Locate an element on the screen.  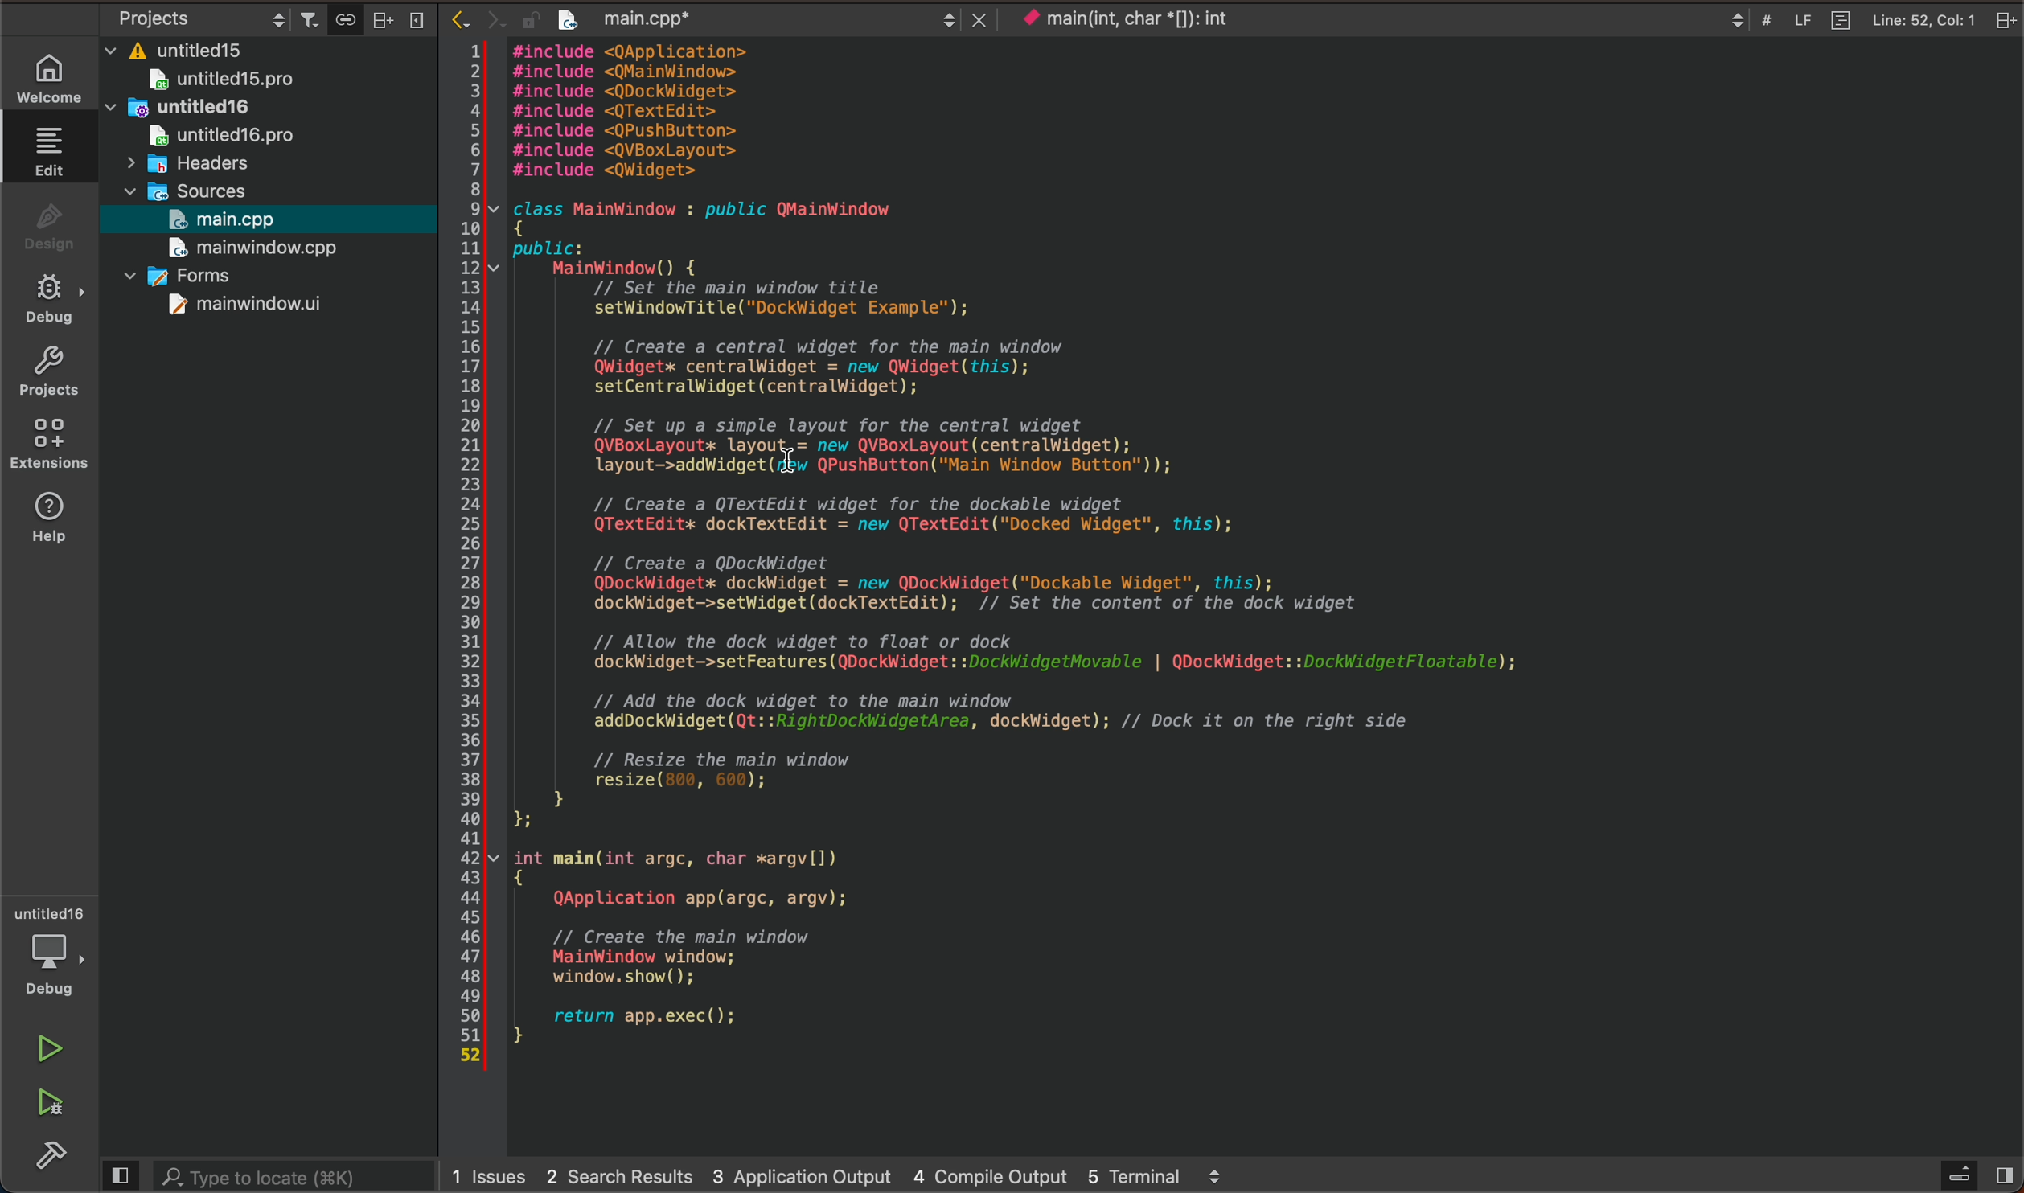
sources is located at coordinates (200, 187).